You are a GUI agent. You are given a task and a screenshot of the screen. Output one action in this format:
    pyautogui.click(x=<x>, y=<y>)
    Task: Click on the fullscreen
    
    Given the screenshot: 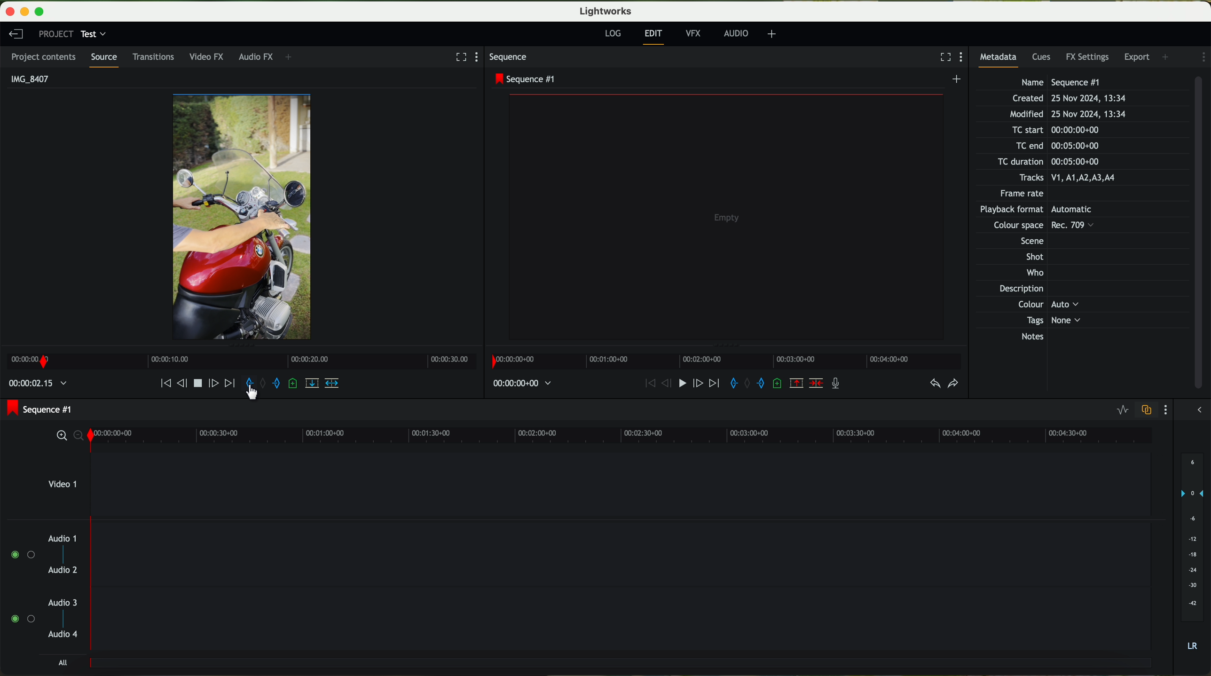 What is the action you would take?
    pyautogui.click(x=459, y=56)
    